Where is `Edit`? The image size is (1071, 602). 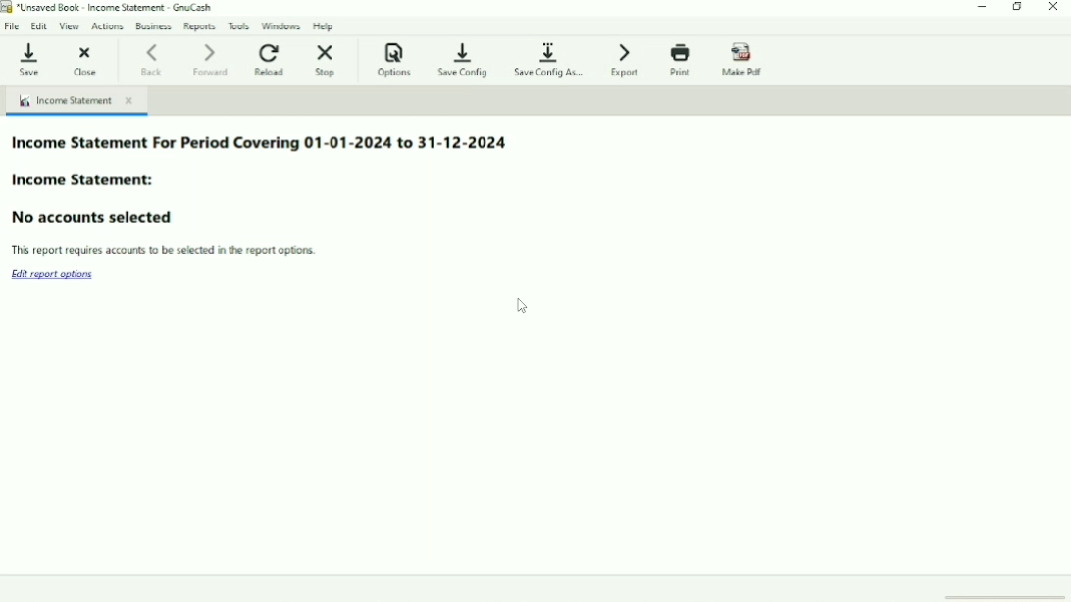 Edit is located at coordinates (39, 25).